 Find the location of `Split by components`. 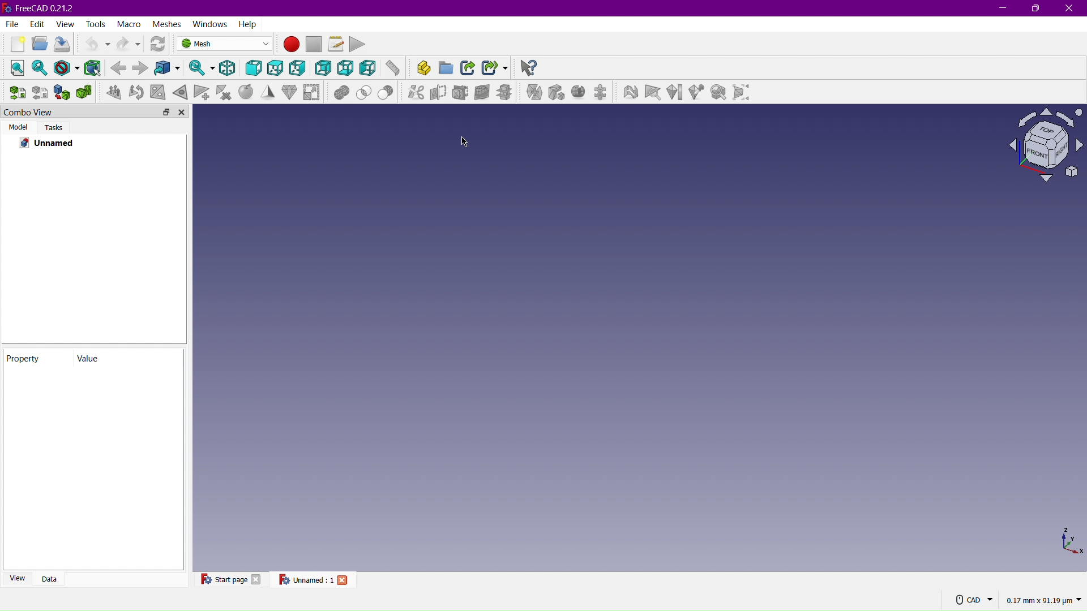

Split by components is located at coordinates (557, 93).